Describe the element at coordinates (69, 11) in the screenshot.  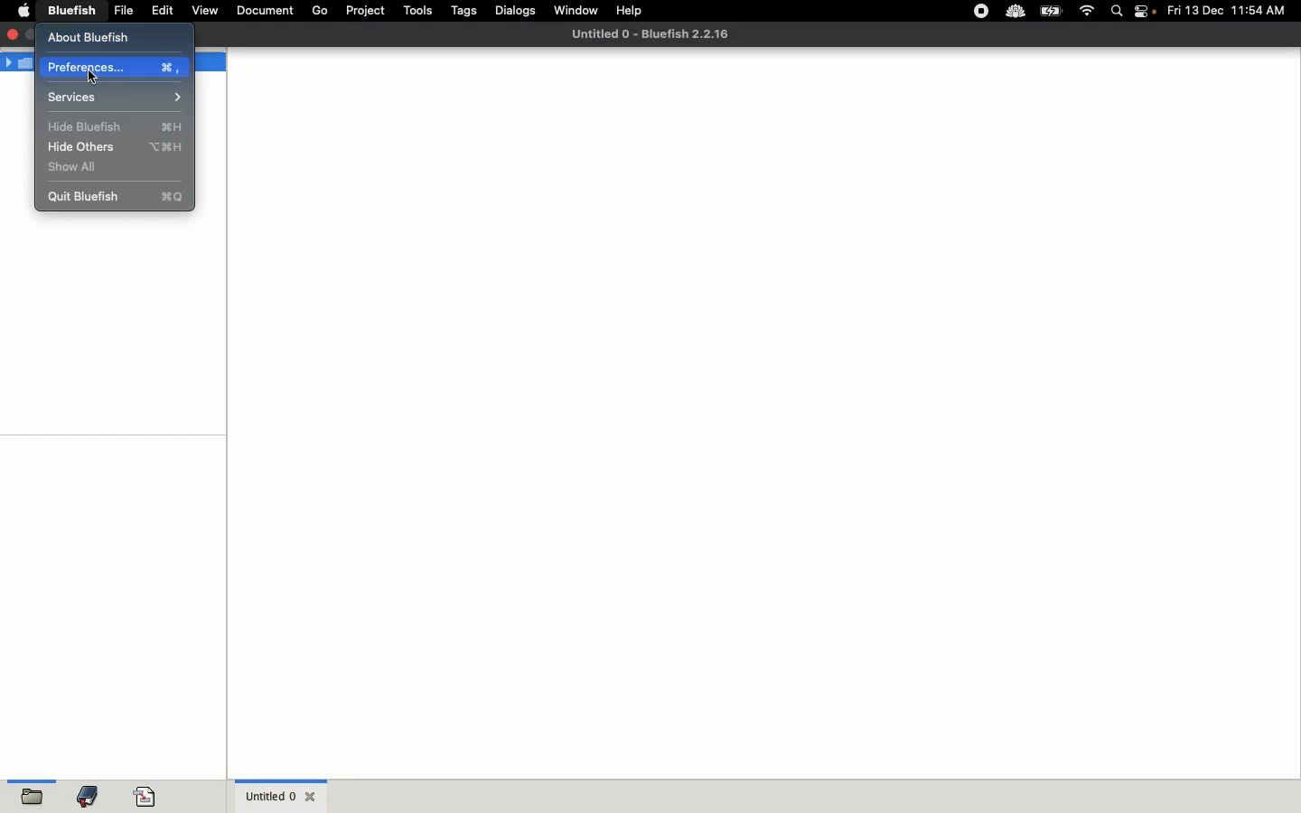
I see `Bluefish` at that location.